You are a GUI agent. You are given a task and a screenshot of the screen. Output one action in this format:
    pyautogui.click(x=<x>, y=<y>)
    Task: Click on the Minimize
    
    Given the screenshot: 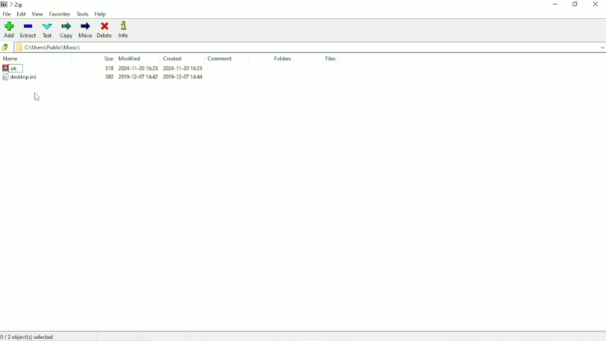 What is the action you would take?
    pyautogui.click(x=555, y=4)
    